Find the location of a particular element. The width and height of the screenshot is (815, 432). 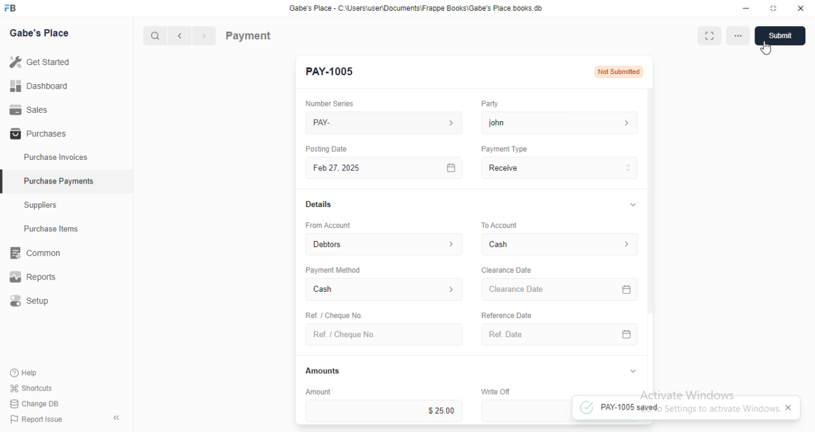

Amounts is located at coordinates (320, 371).